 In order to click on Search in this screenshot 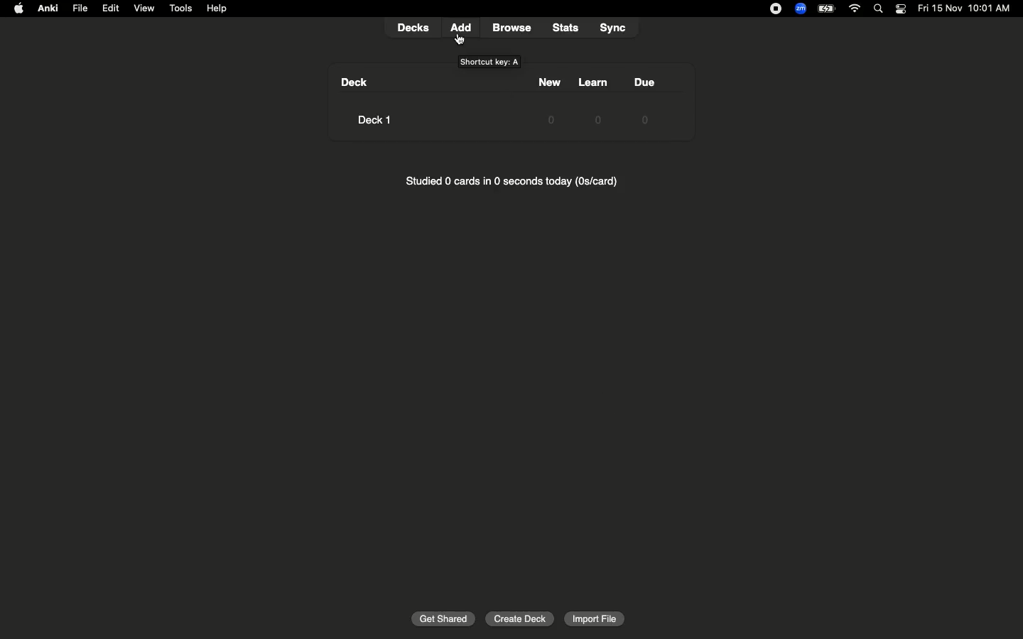, I will do `click(880, 9)`.